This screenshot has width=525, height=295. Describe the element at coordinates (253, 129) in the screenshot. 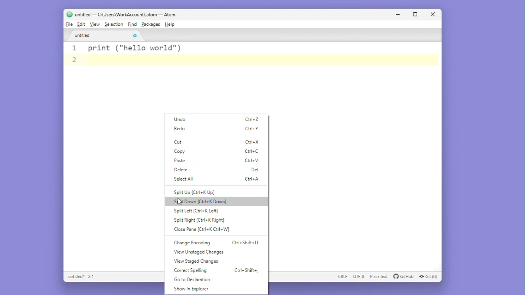

I see `ctrl+y` at that location.